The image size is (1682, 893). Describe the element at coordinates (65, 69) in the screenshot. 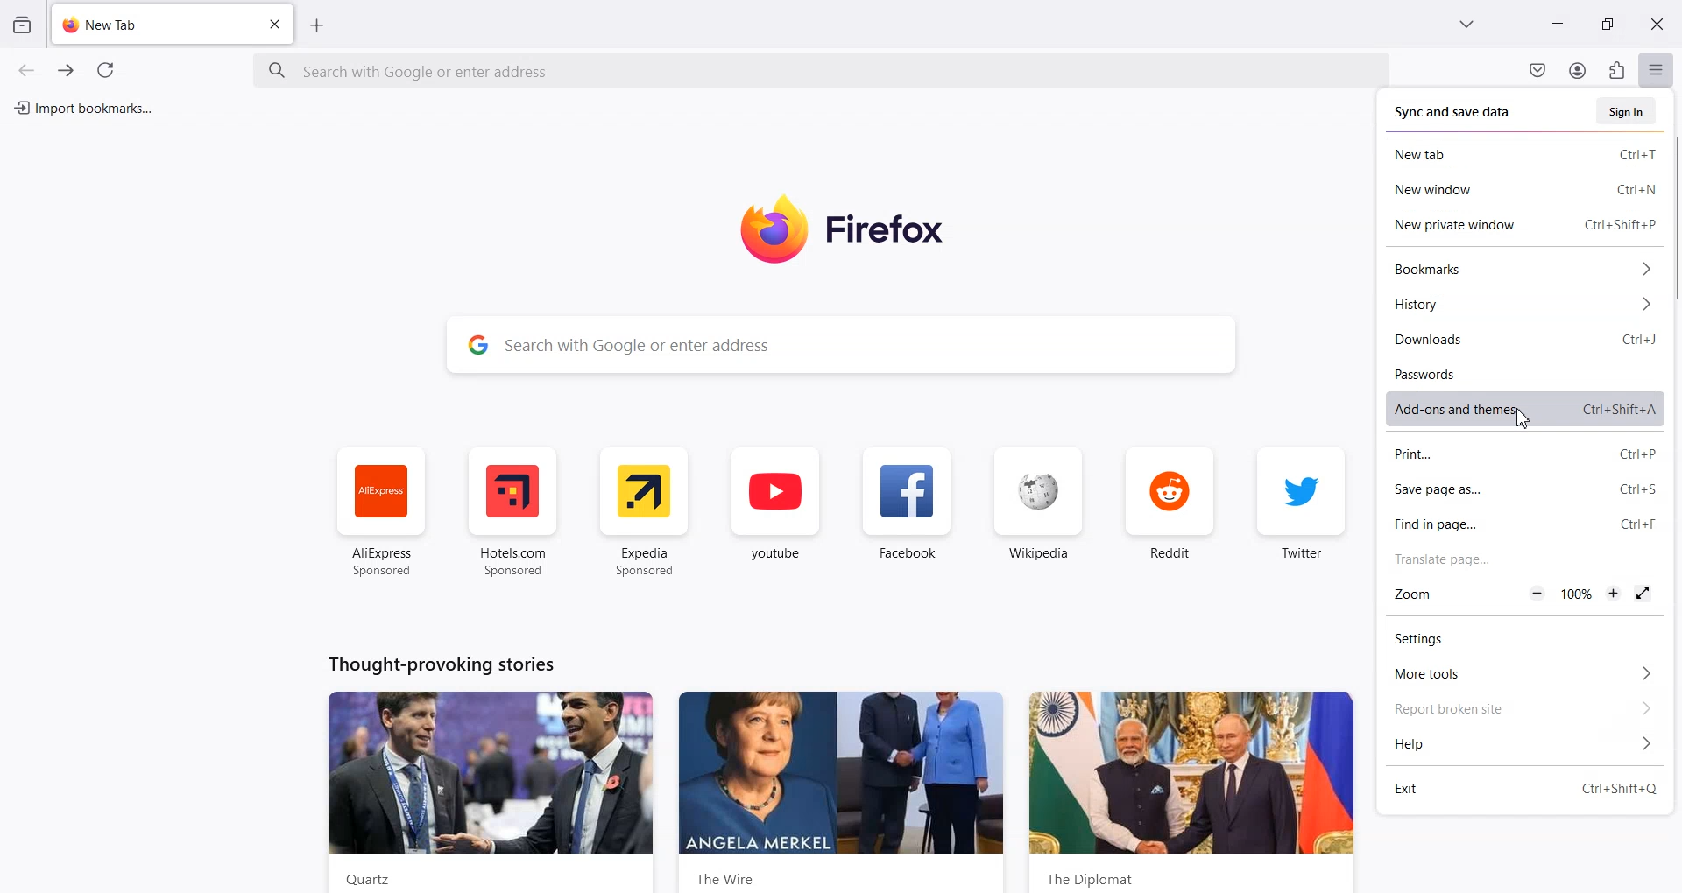

I see `Go forward to one page` at that location.